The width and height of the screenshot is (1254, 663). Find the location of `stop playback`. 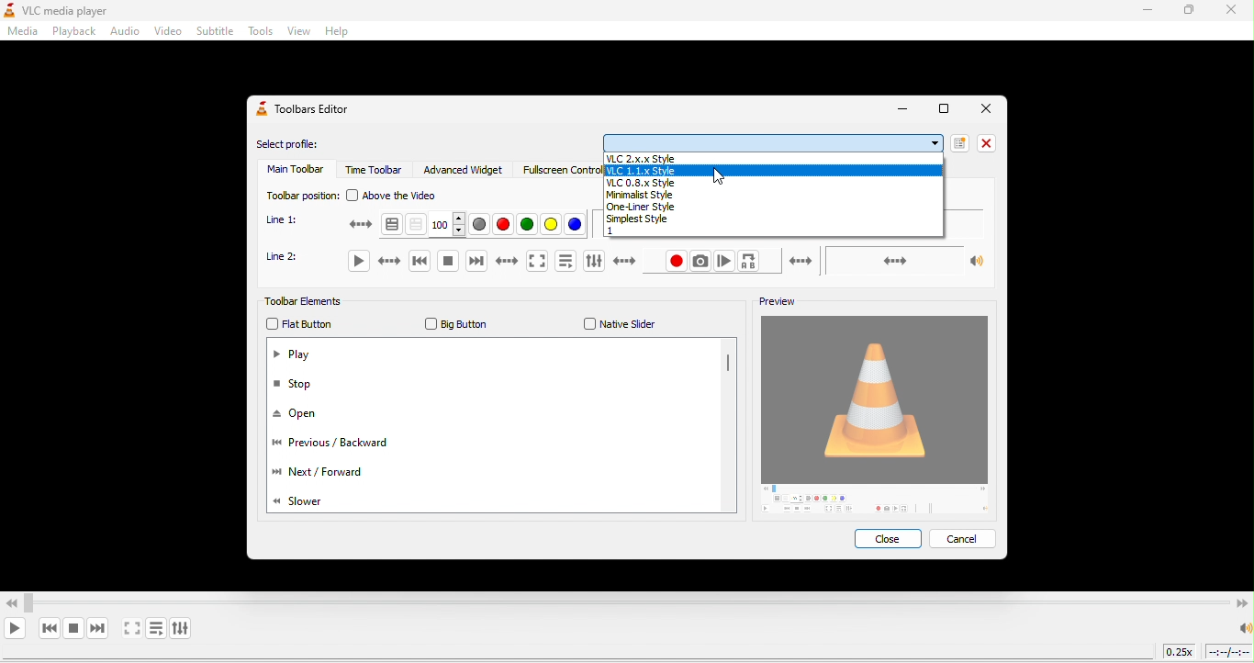

stop playback is located at coordinates (73, 628).